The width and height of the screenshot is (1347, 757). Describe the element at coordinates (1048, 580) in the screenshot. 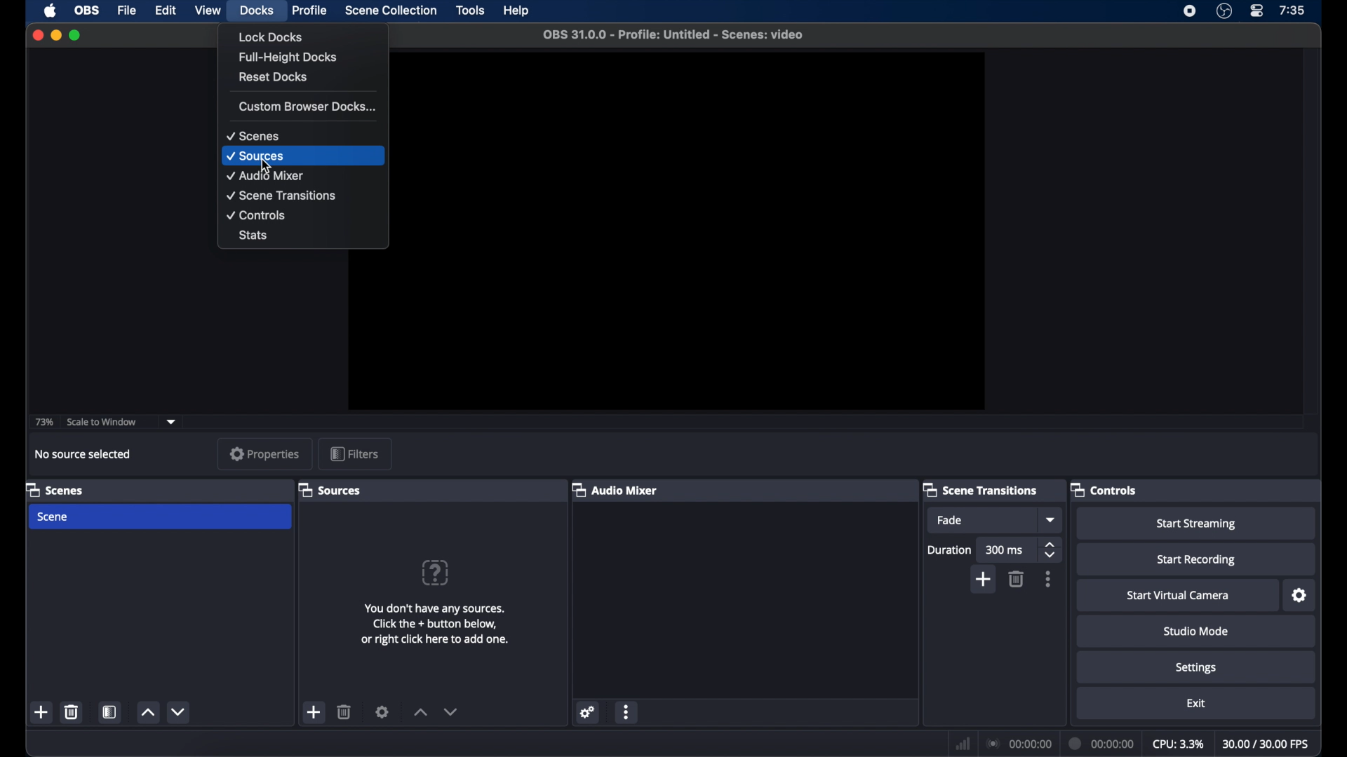

I see `more options` at that location.